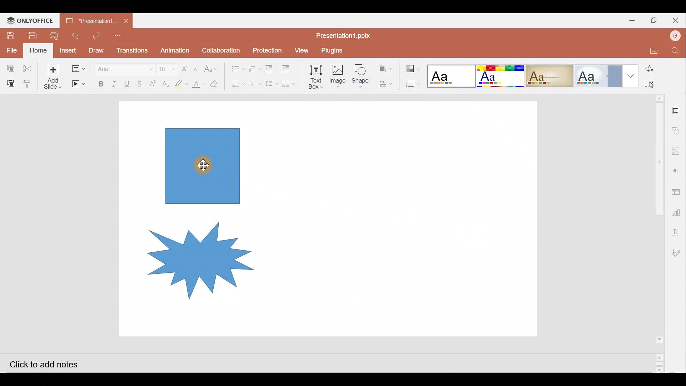 The image size is (686, 386). What do you see at coordinates (653, 69) in the screenshot?
I see `Replace` at bounding box center [653, 69].